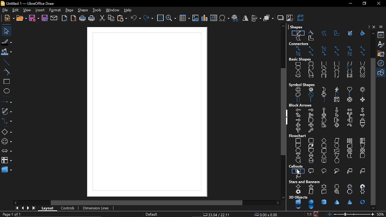  Describe the element at coordinates (324, 110) in the screenshot. I see `up arrow` at that location.